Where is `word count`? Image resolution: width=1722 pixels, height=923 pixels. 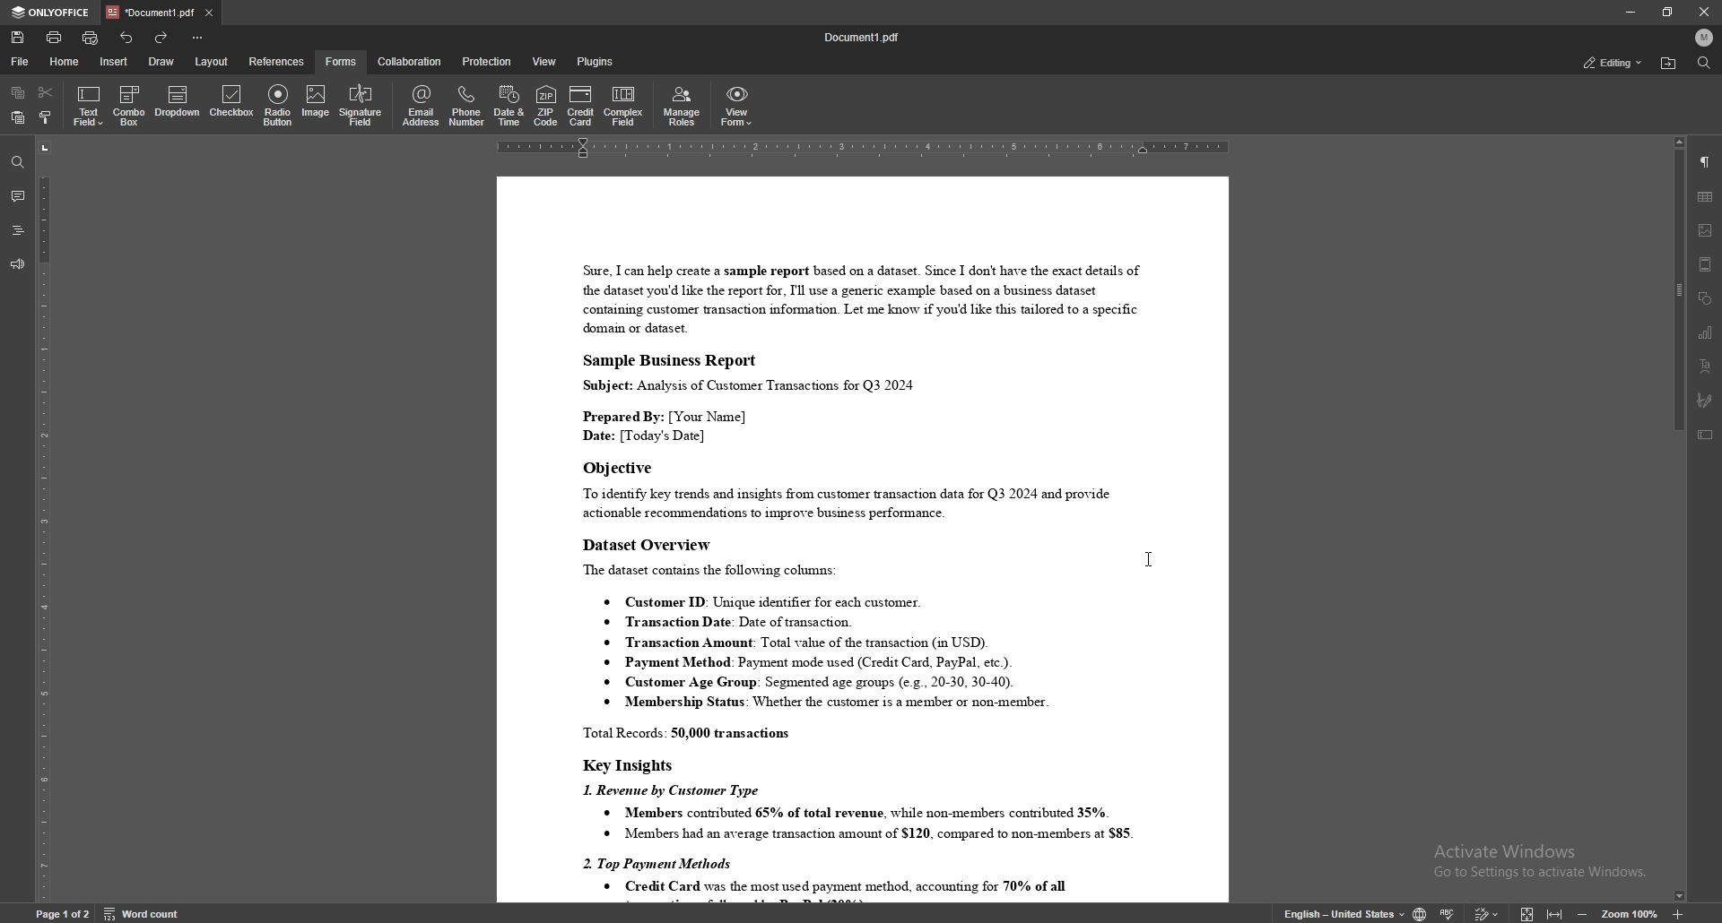
word count is located at coordinates (140, 912).